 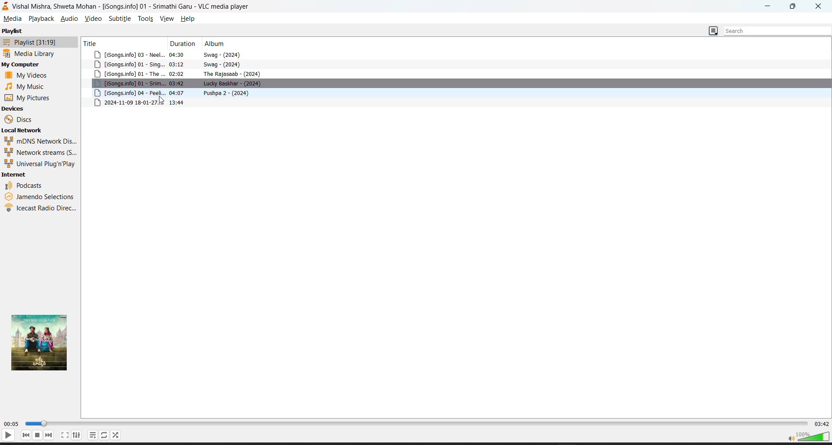 I want to click on local network, so click(x=26, y=131).